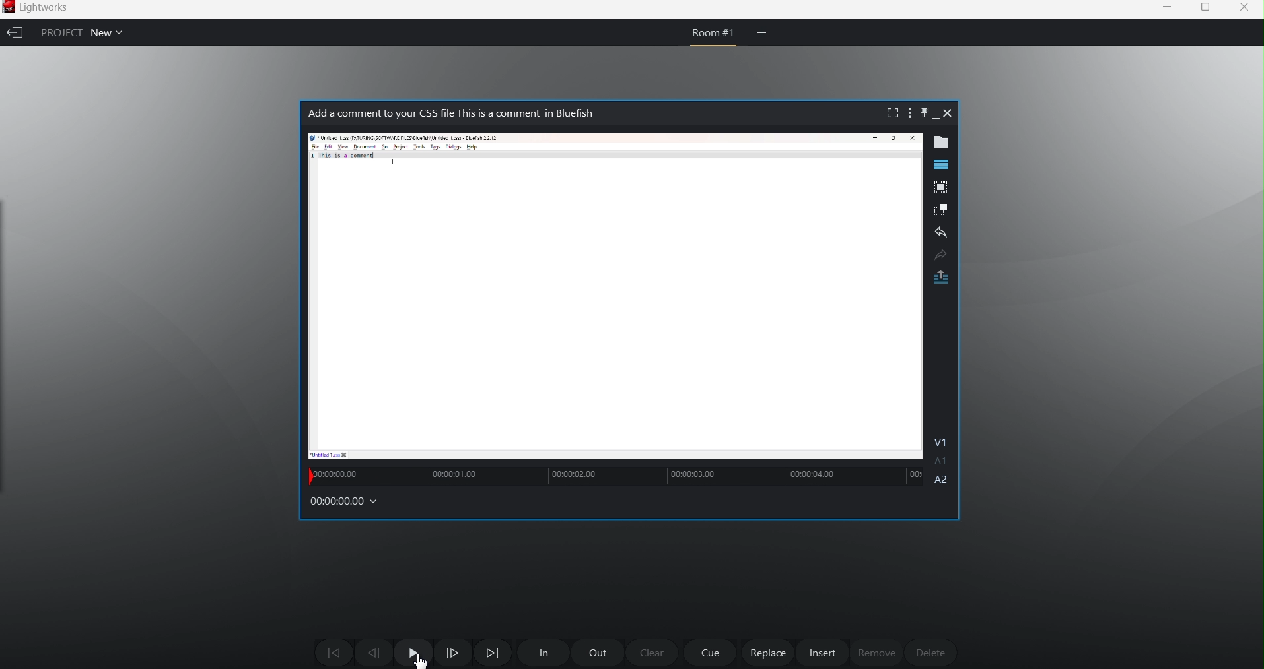 Image resolution: width=1264 pixels, height=669 pixels. Describe the element at coordinates (1206, 8) in the screenshot. I see `maximize` at that location.